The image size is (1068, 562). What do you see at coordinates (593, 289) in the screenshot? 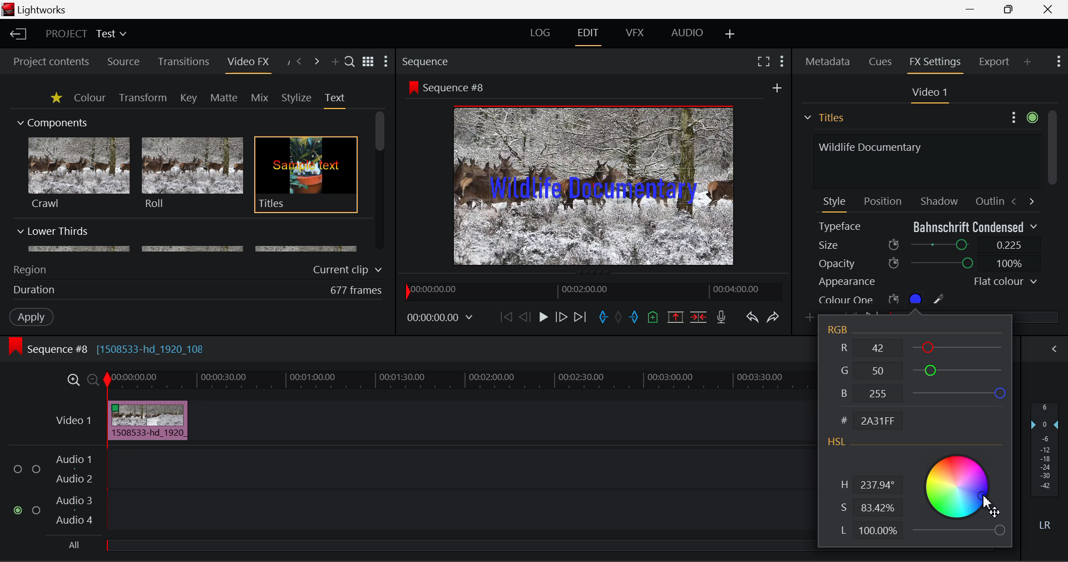
I see `Project Timeline Navigator` at bounding box center [593, 289].